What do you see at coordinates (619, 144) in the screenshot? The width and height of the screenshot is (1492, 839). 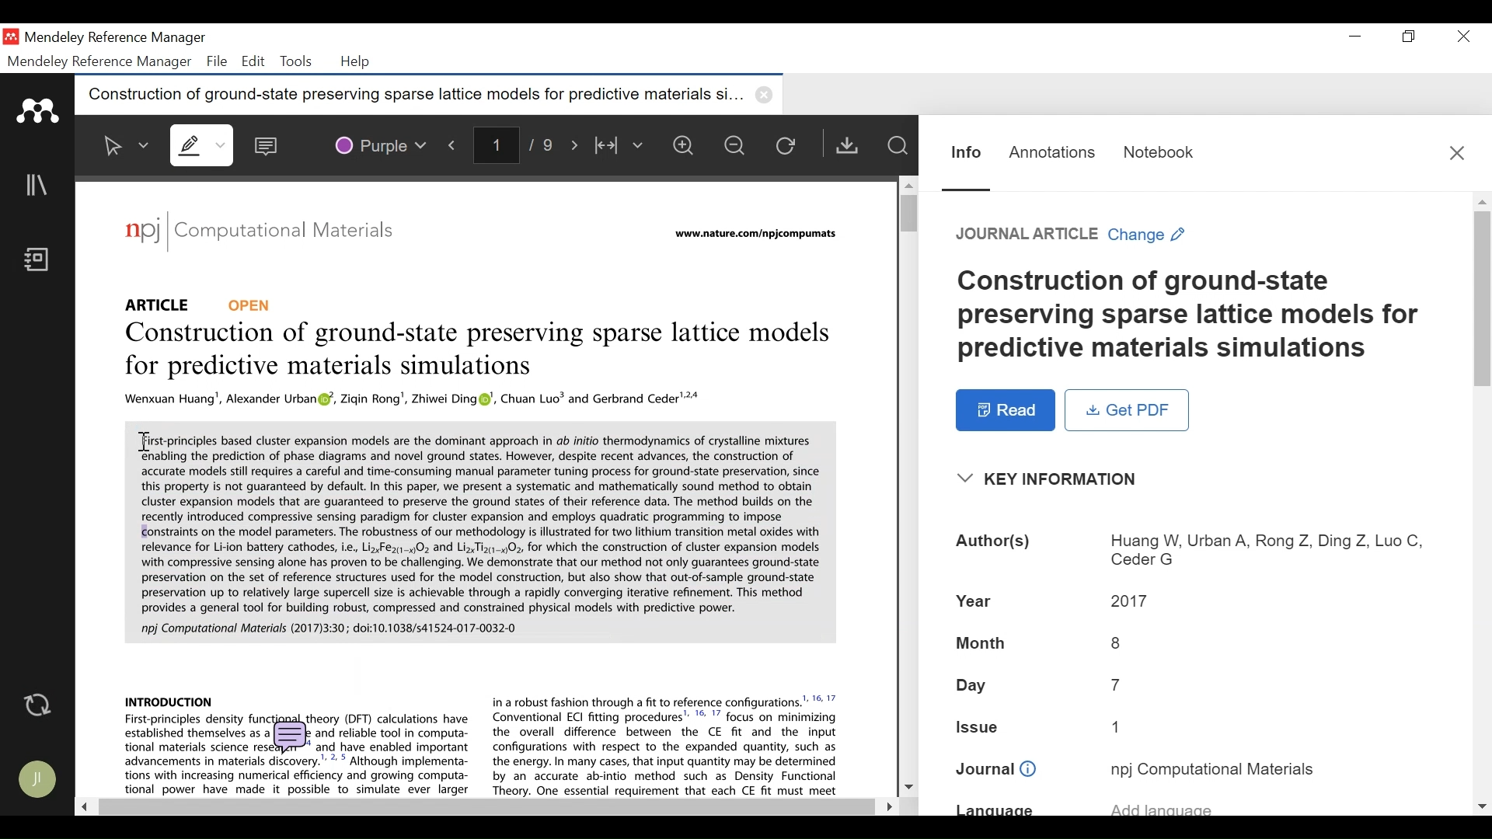 I see `Fit to Width` at bounding box center [619, 144].